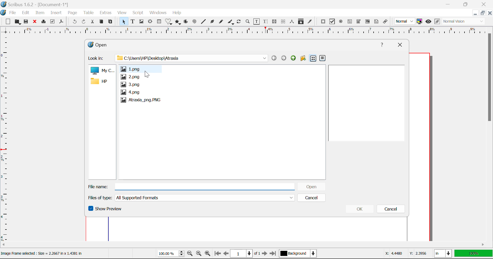  I want to click on 100%, so click(169, 254).